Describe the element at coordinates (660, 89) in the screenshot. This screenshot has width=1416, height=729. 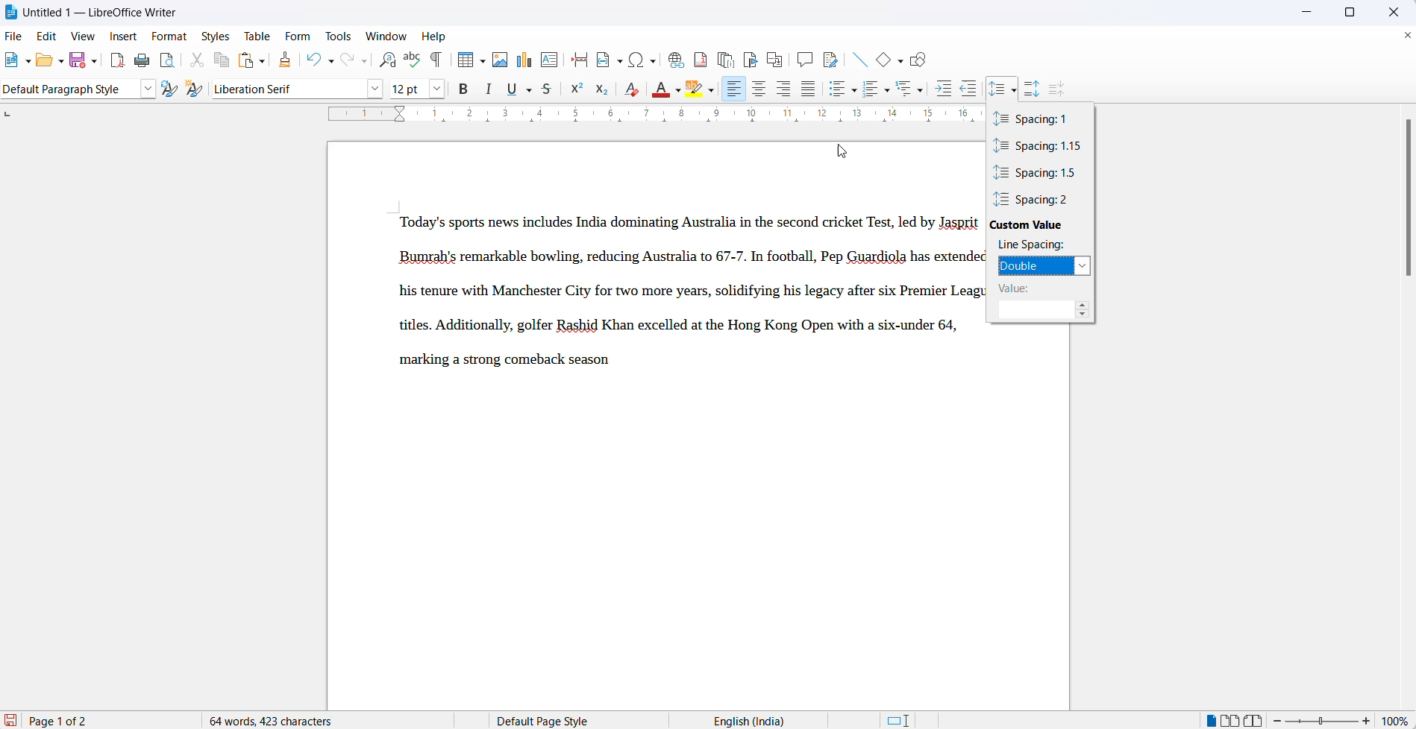
I see `fill color` at that location.